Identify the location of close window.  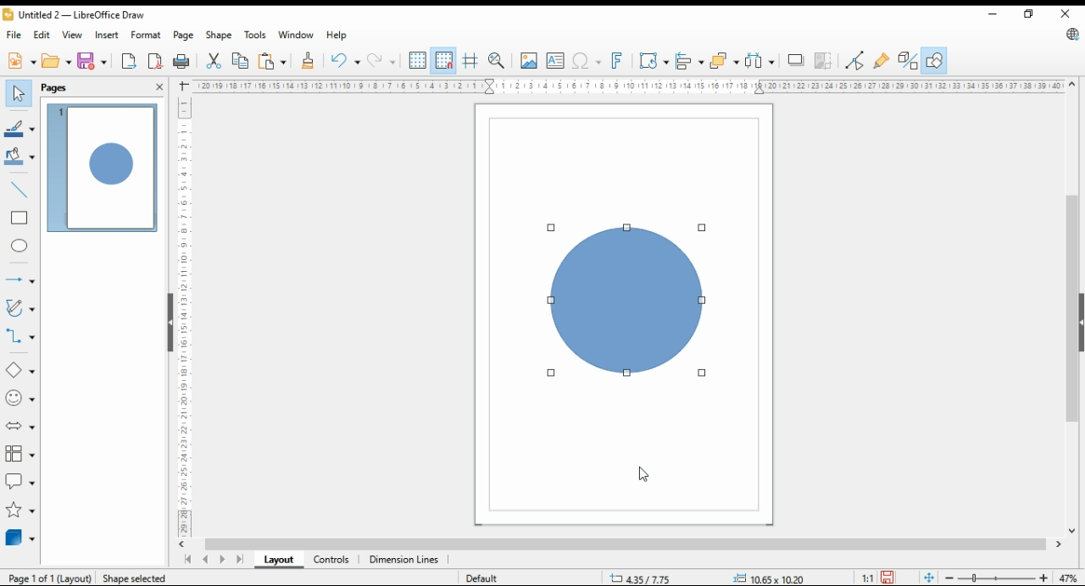
(1066, 14).